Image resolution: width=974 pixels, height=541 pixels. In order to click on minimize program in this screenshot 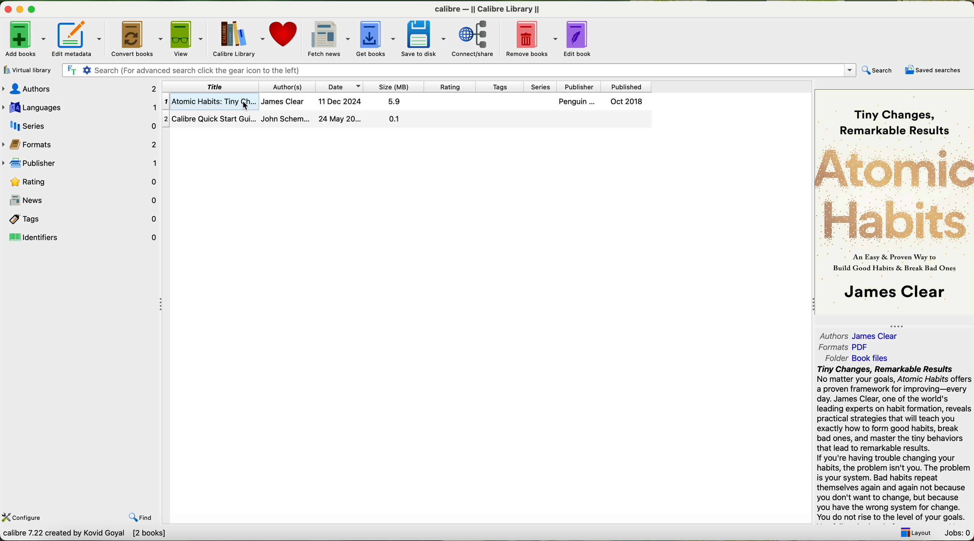, I will do `click(19, 10)`.